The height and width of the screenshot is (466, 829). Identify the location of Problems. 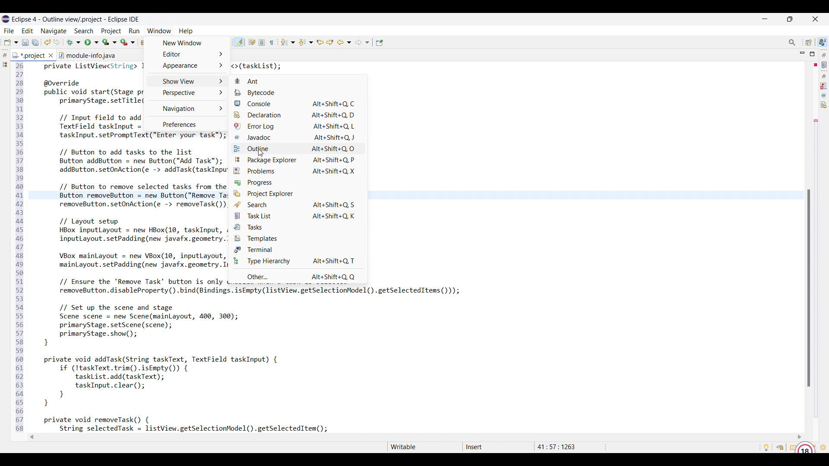
(824, 86).